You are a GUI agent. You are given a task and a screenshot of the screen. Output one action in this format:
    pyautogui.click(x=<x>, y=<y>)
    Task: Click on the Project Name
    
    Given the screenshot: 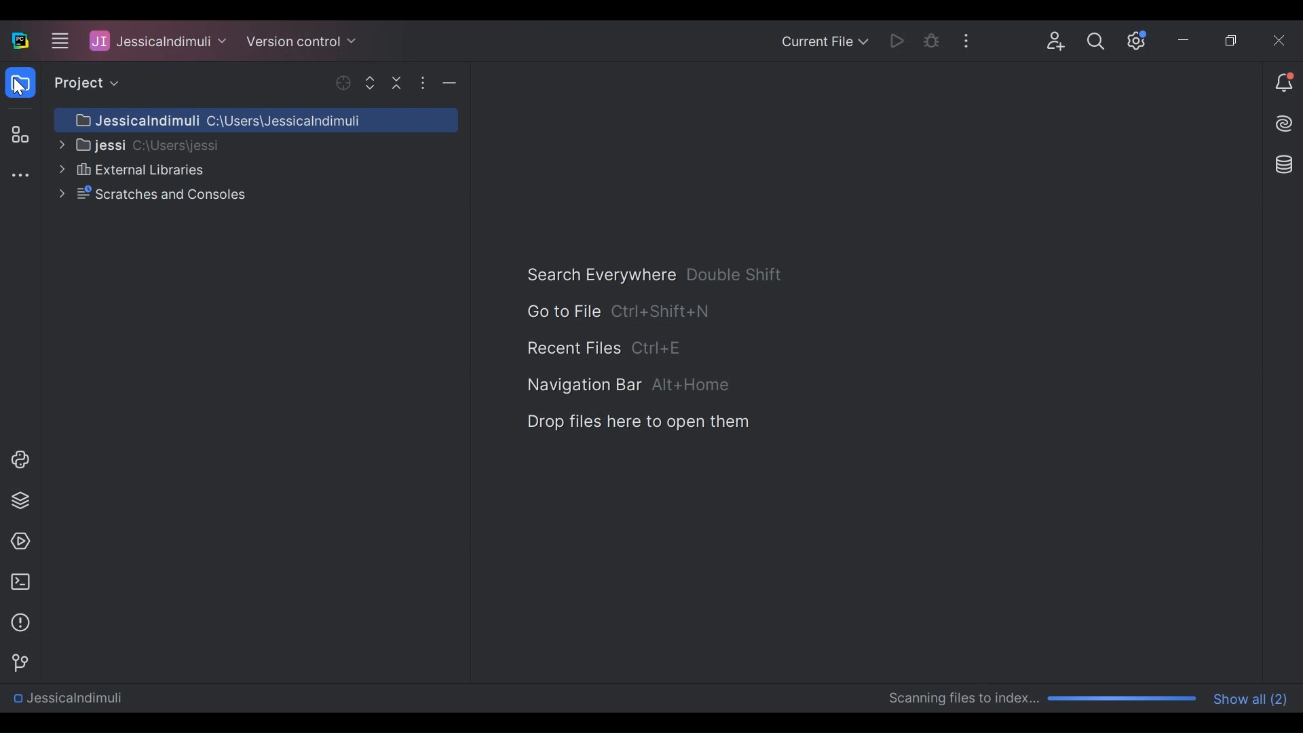 What is the action you would take?
    pyautogui.click(x=156, y=41)
    